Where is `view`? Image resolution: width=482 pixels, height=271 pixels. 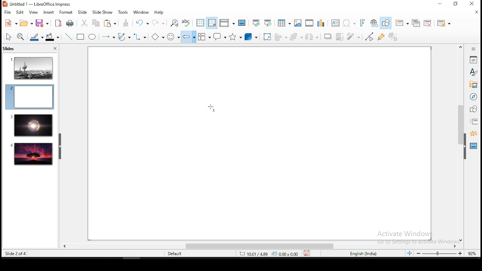
view is located at coordinates (34, 12).